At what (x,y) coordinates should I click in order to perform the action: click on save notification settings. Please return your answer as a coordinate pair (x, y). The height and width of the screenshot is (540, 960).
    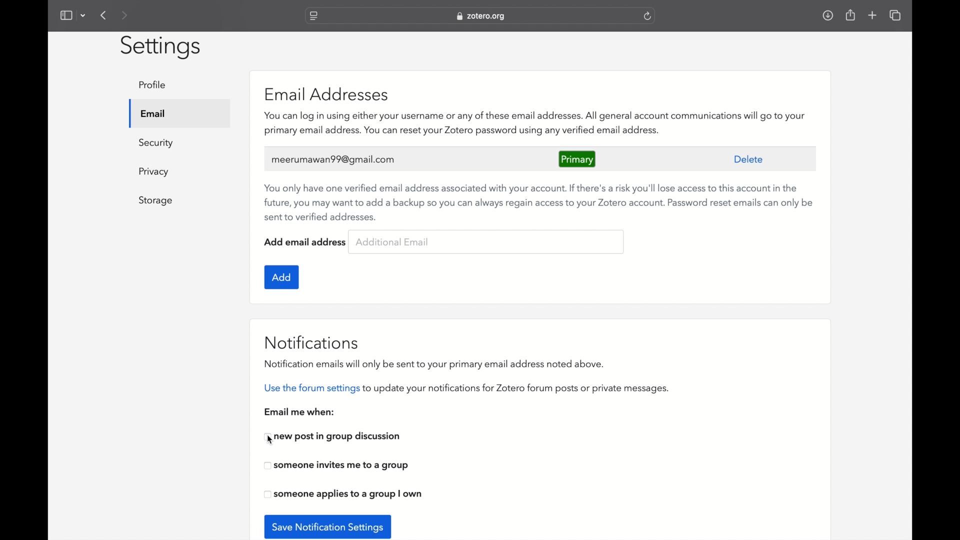
    Looking at the image, I should click on (327, 526).